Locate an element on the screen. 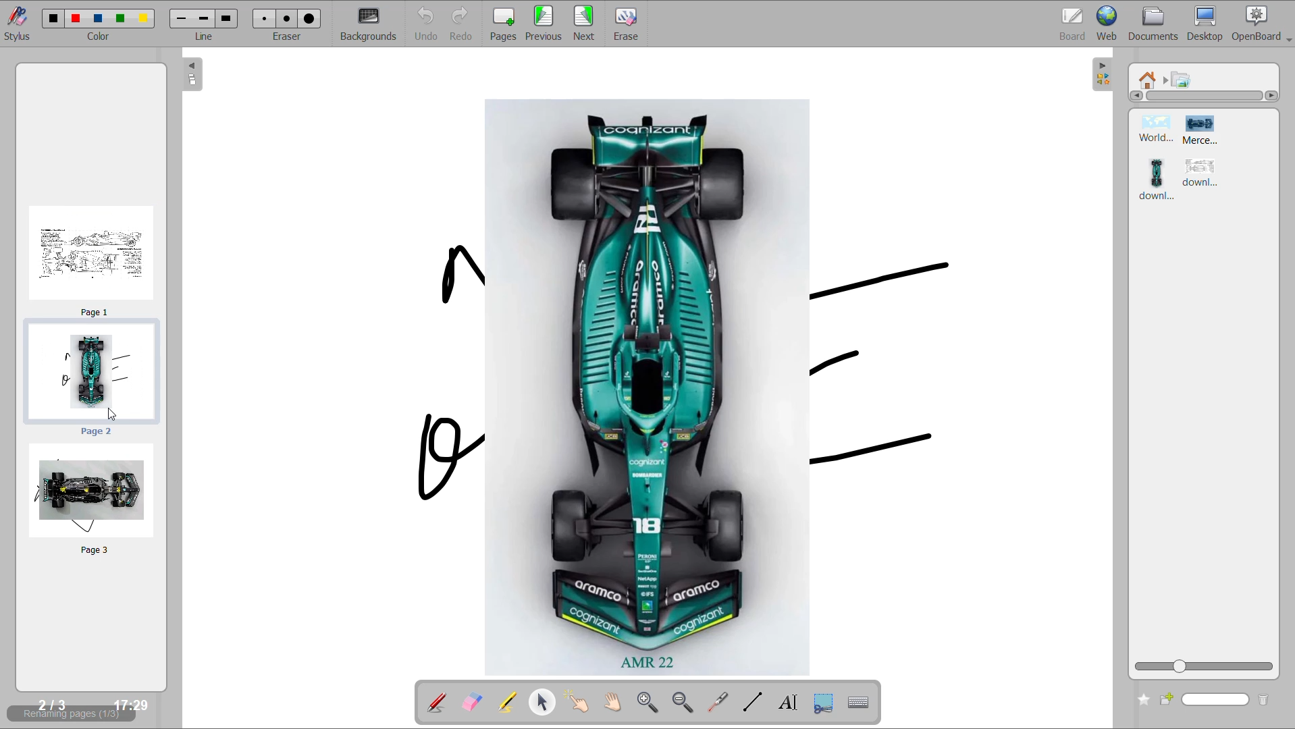  add to favourites is located at coordinates (1141, 698).